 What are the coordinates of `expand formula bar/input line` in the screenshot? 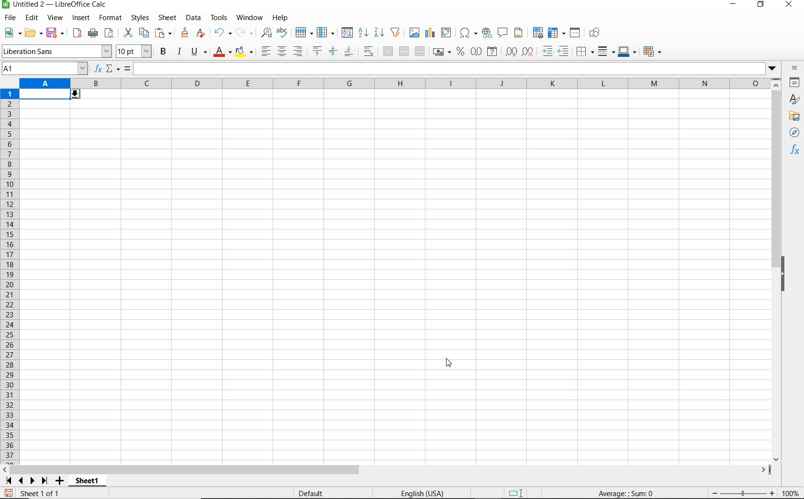 It's located at (447, 69).